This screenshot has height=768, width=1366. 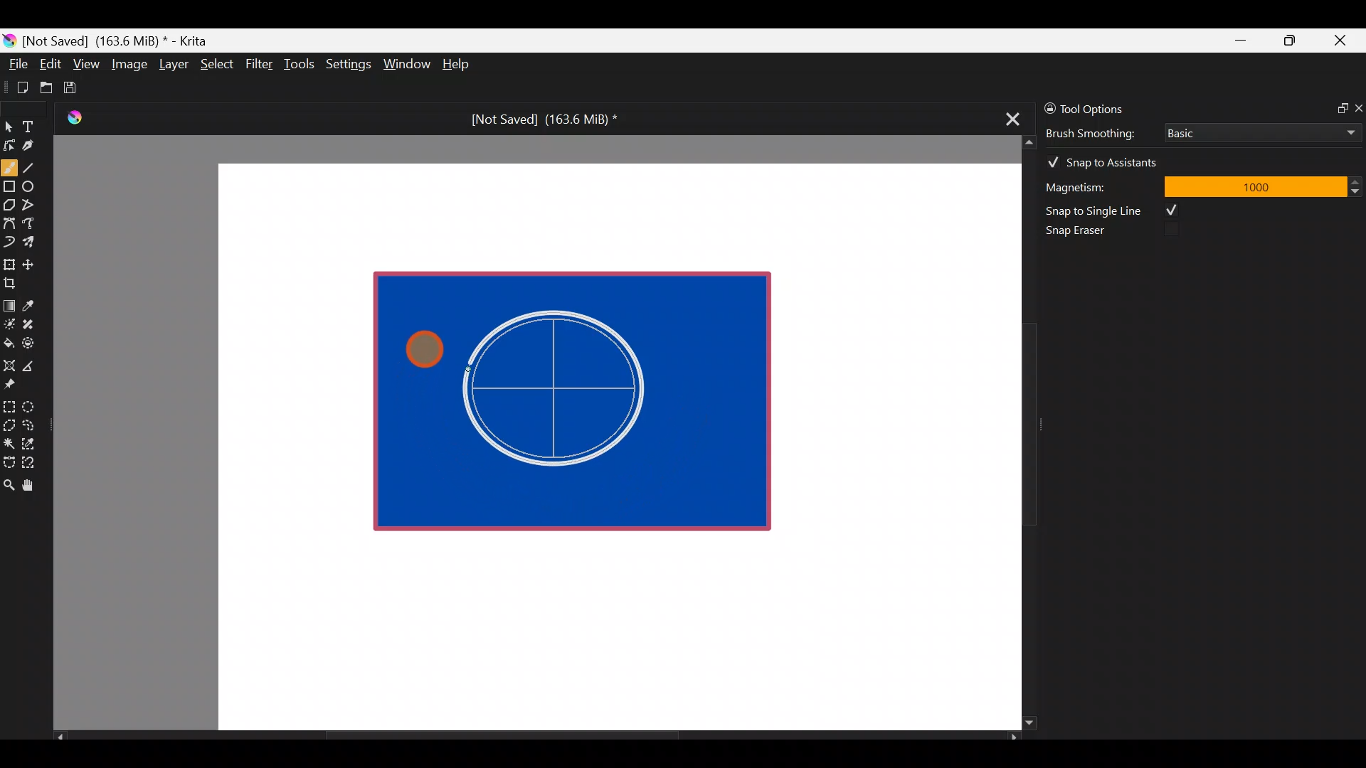 What do you see at coordinates (539, 119) in the screenshot?
I see `[Not Saved] (163.6 MiB) *` at bounding box center [539, 119].